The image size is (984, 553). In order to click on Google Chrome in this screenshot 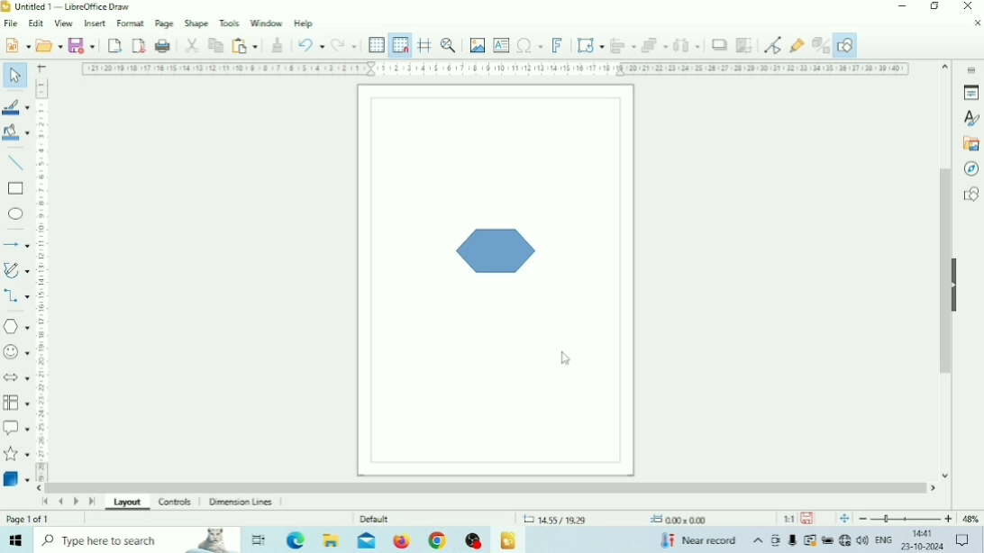, I will do `click(436, 540)`.